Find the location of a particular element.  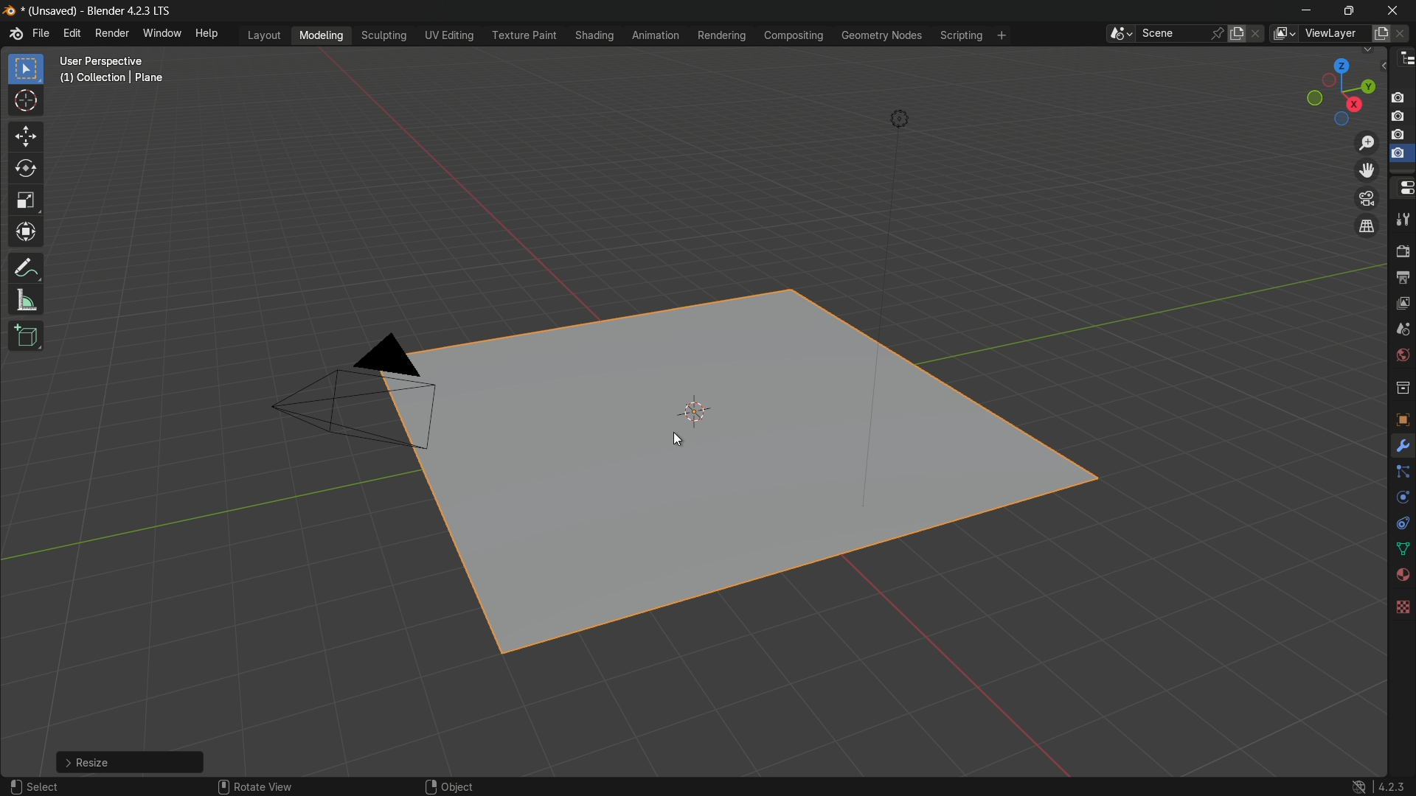

maximize or restore is located at coordinates (1353, 10).